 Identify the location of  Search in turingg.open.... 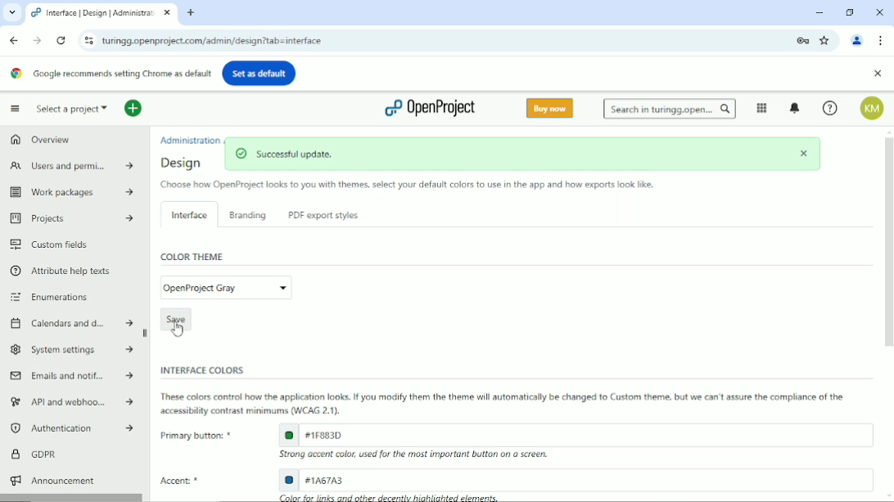
(670, 109).